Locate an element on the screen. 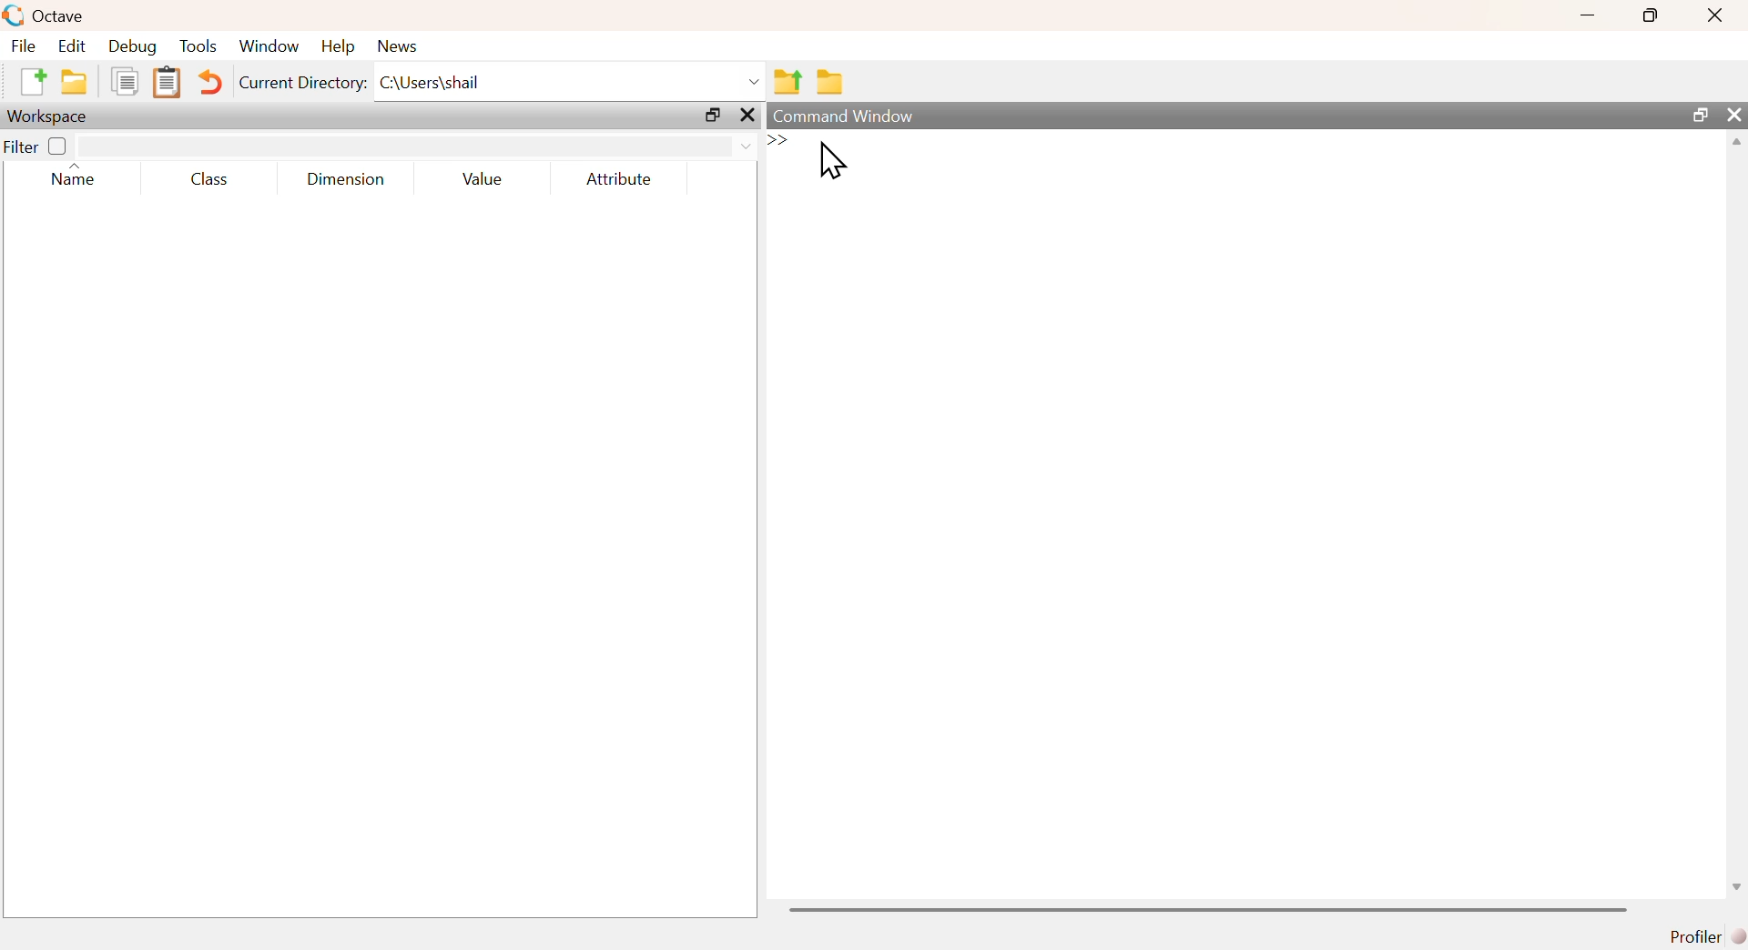 This screenshot has width=1748, height=950. maximize is located at coordinates (711, 116).